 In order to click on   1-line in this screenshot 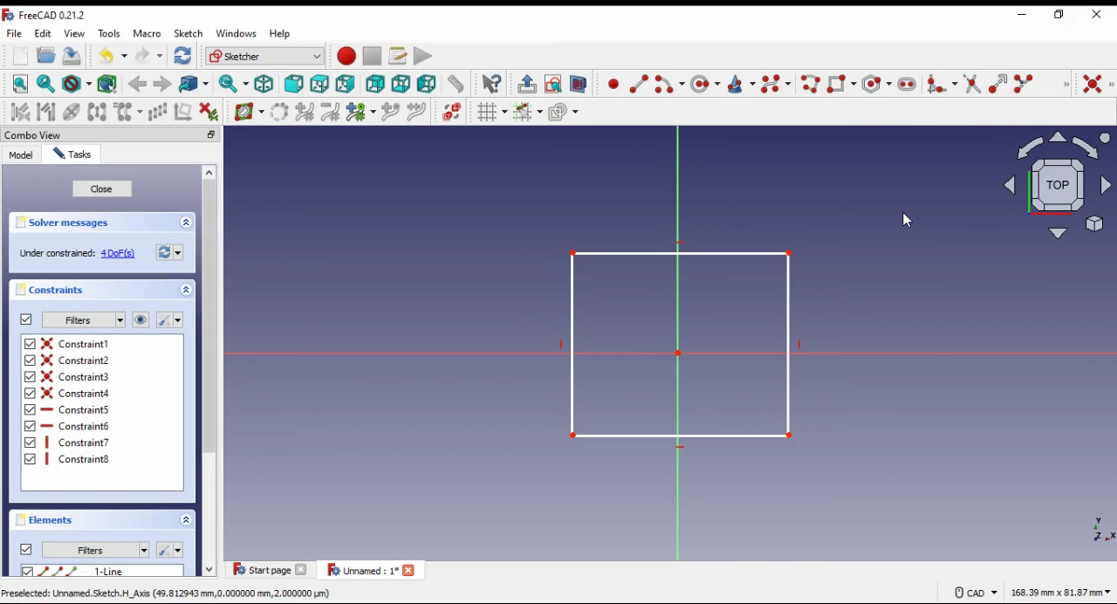, I will do `click(113, 571)`.